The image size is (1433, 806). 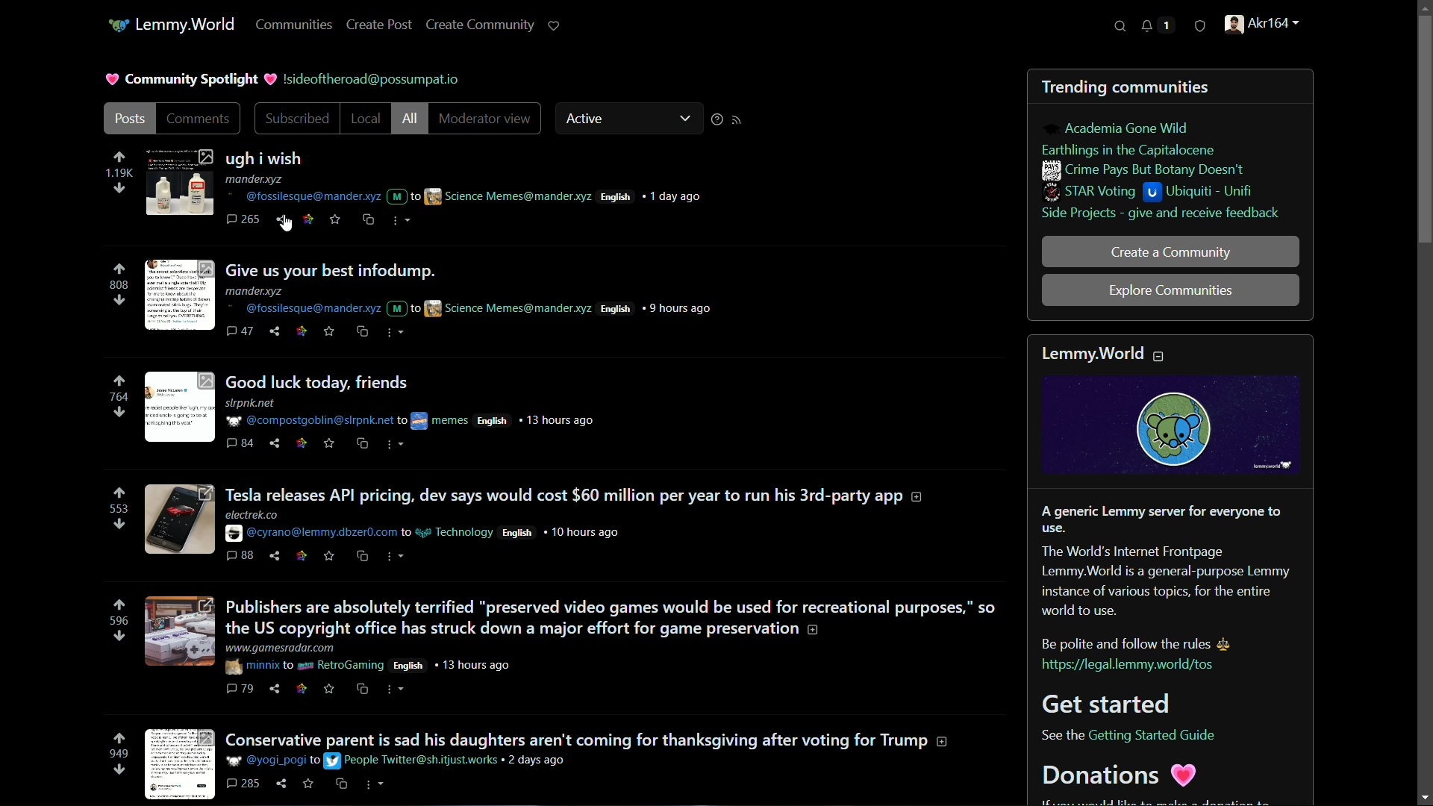 What do you see at coordinates (252, 404) in the screenshot?
I see `slrpnk.net` at bounding box center [252, 404].